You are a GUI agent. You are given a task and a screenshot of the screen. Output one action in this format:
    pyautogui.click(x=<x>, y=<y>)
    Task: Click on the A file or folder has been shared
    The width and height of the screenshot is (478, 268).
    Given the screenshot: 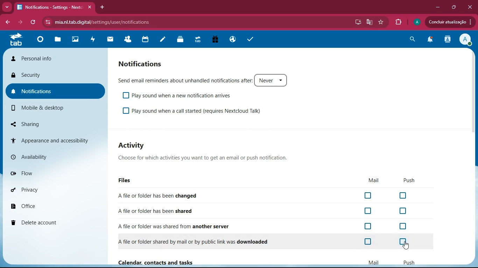 What is the action you would take?
    pyautogui.click(x=157, y=210)
    